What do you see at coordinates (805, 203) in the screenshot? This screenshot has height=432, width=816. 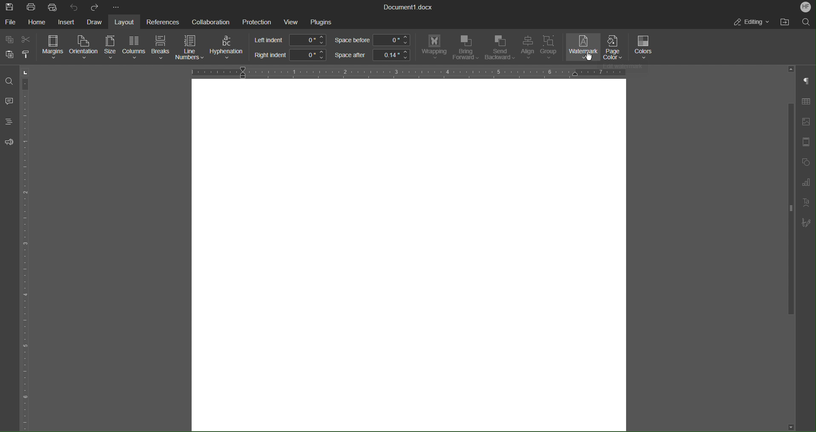 I see `Text Art` at bounding box center [805, 203].